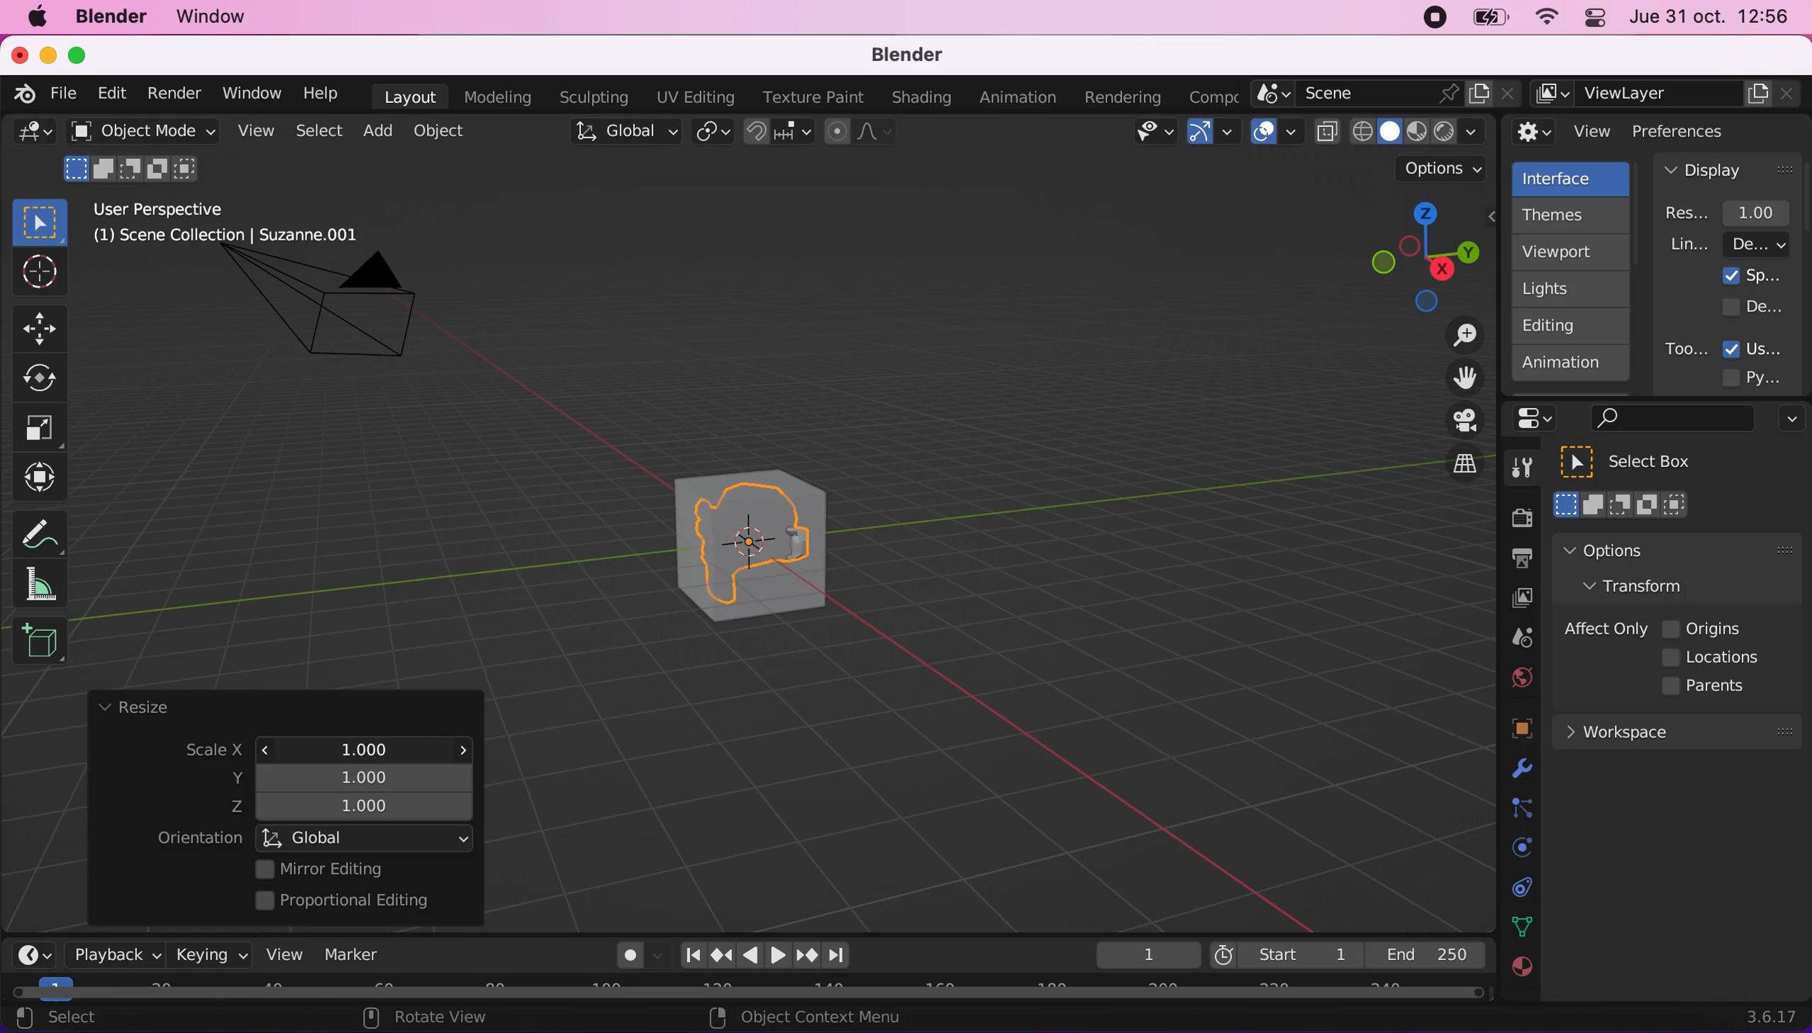  Describe the element at coordinates (40, 642) in the screenshot. I see `add cube` at that location.